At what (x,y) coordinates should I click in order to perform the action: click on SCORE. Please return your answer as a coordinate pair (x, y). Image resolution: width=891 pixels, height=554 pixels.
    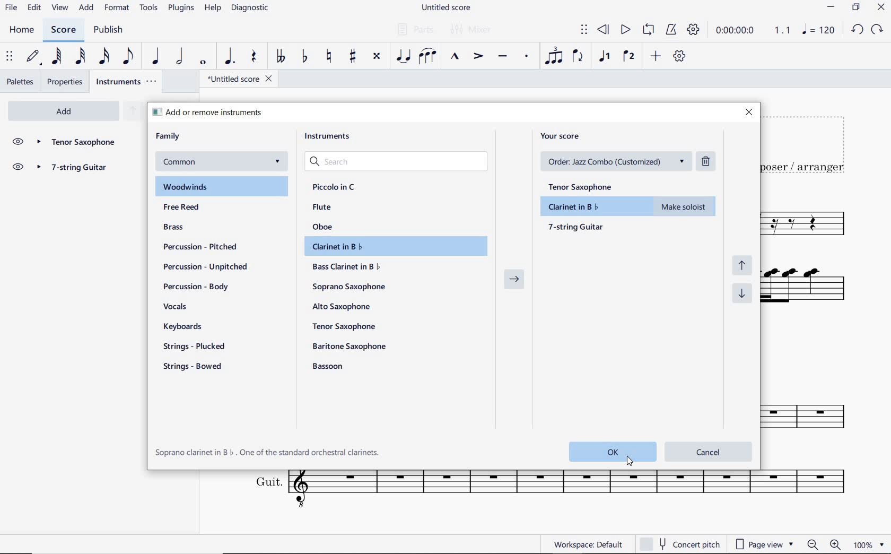
    Looking at the image, I should click on (62, 30).